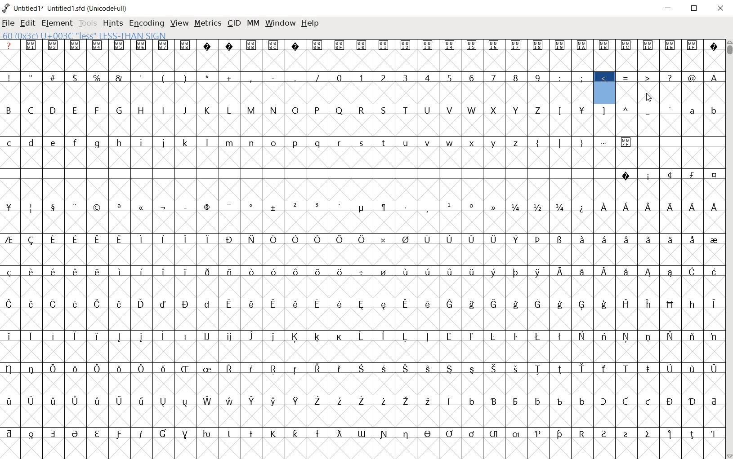 This screenshot has height=459, width=733. What do you see at coordinates (8, 24) in the screenshot?
I see `file` at bounding box center [8, 24].